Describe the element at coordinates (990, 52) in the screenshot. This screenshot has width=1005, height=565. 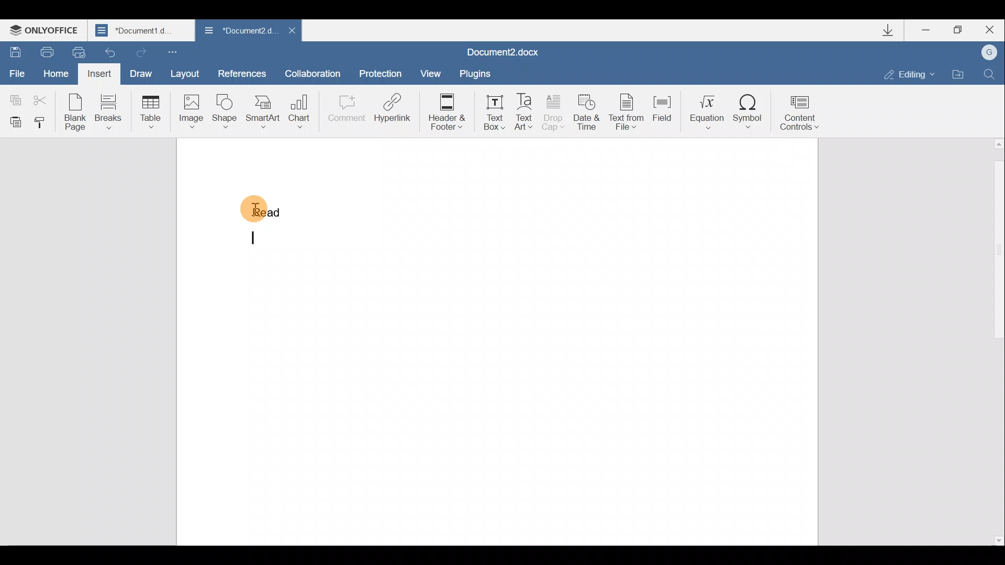
I see `G` at that location.